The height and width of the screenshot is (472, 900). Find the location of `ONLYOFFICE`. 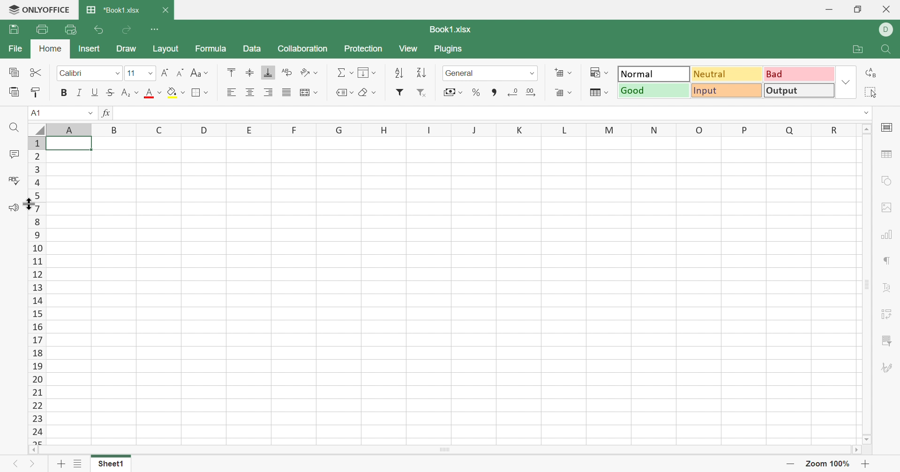

ONLYOFFICE is located at coordinates (37, 10).